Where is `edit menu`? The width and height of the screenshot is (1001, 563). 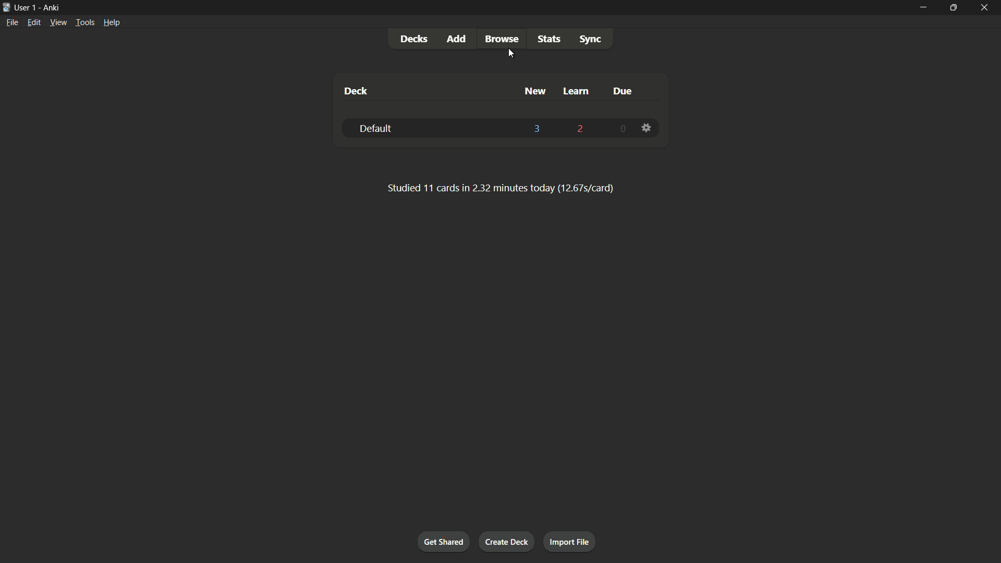 edit menu is located at coordinates (34, 22).